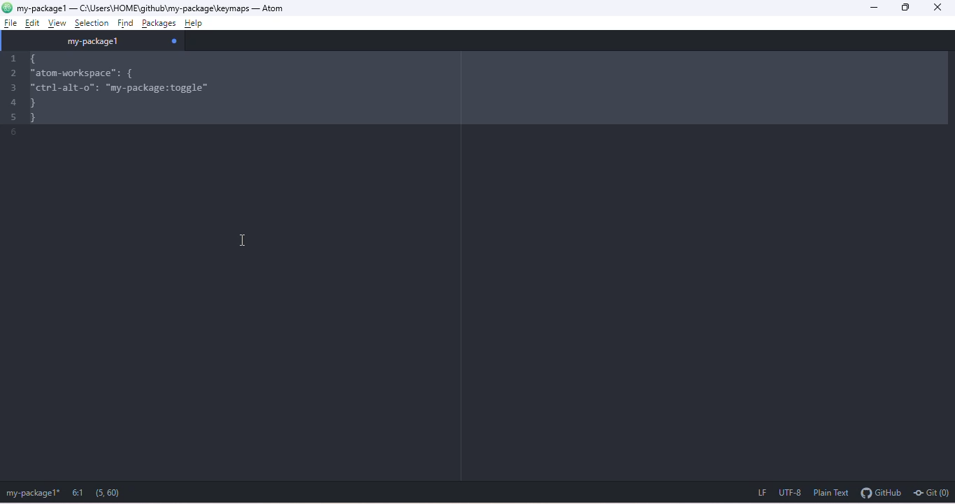 This screenshot has height=504, width=955. I want to click on auto indentation done, so click(278, 89).